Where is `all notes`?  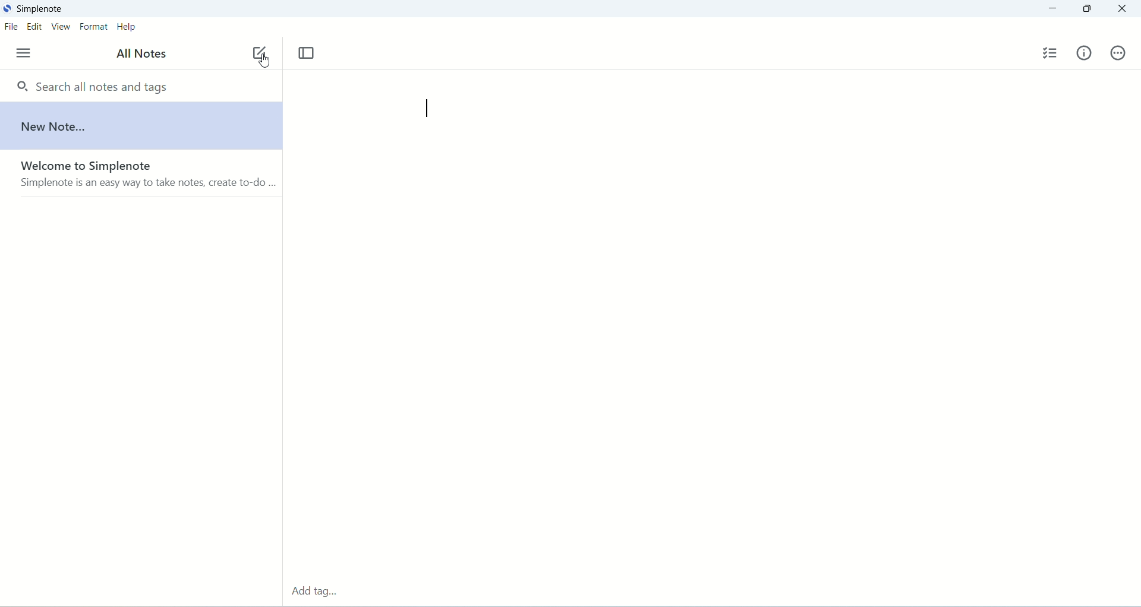 all notes is located at coordinates (140, 55).